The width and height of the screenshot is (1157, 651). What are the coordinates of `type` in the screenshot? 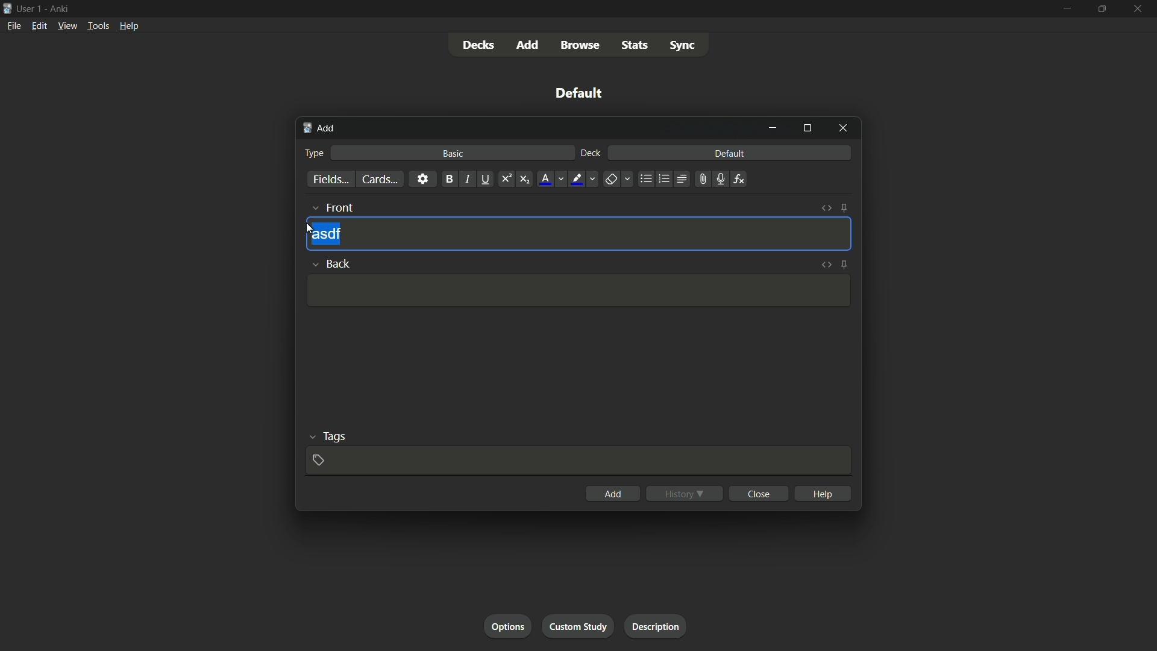 It's located at (316, 152).